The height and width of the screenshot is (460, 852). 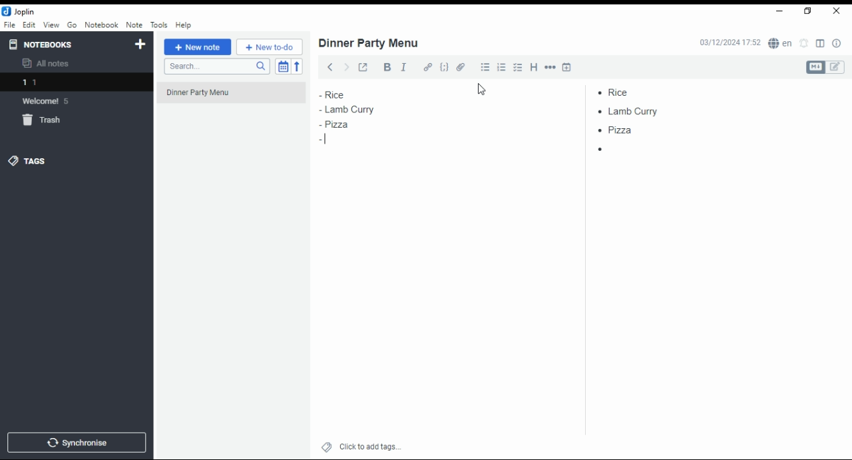 What do you see at coordinates (369, 43) in the screenshot?
I see `dinner party menu` at bounding box center [369, 43].